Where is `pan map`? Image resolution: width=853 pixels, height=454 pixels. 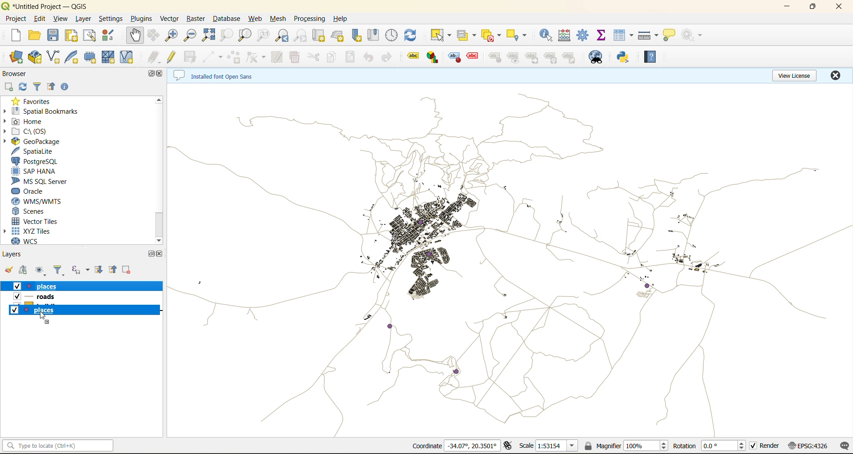 pan map is located at coordinates (139, 36).